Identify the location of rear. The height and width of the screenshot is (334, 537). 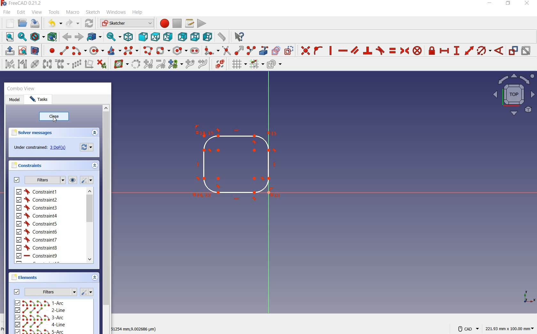
(183, 37).